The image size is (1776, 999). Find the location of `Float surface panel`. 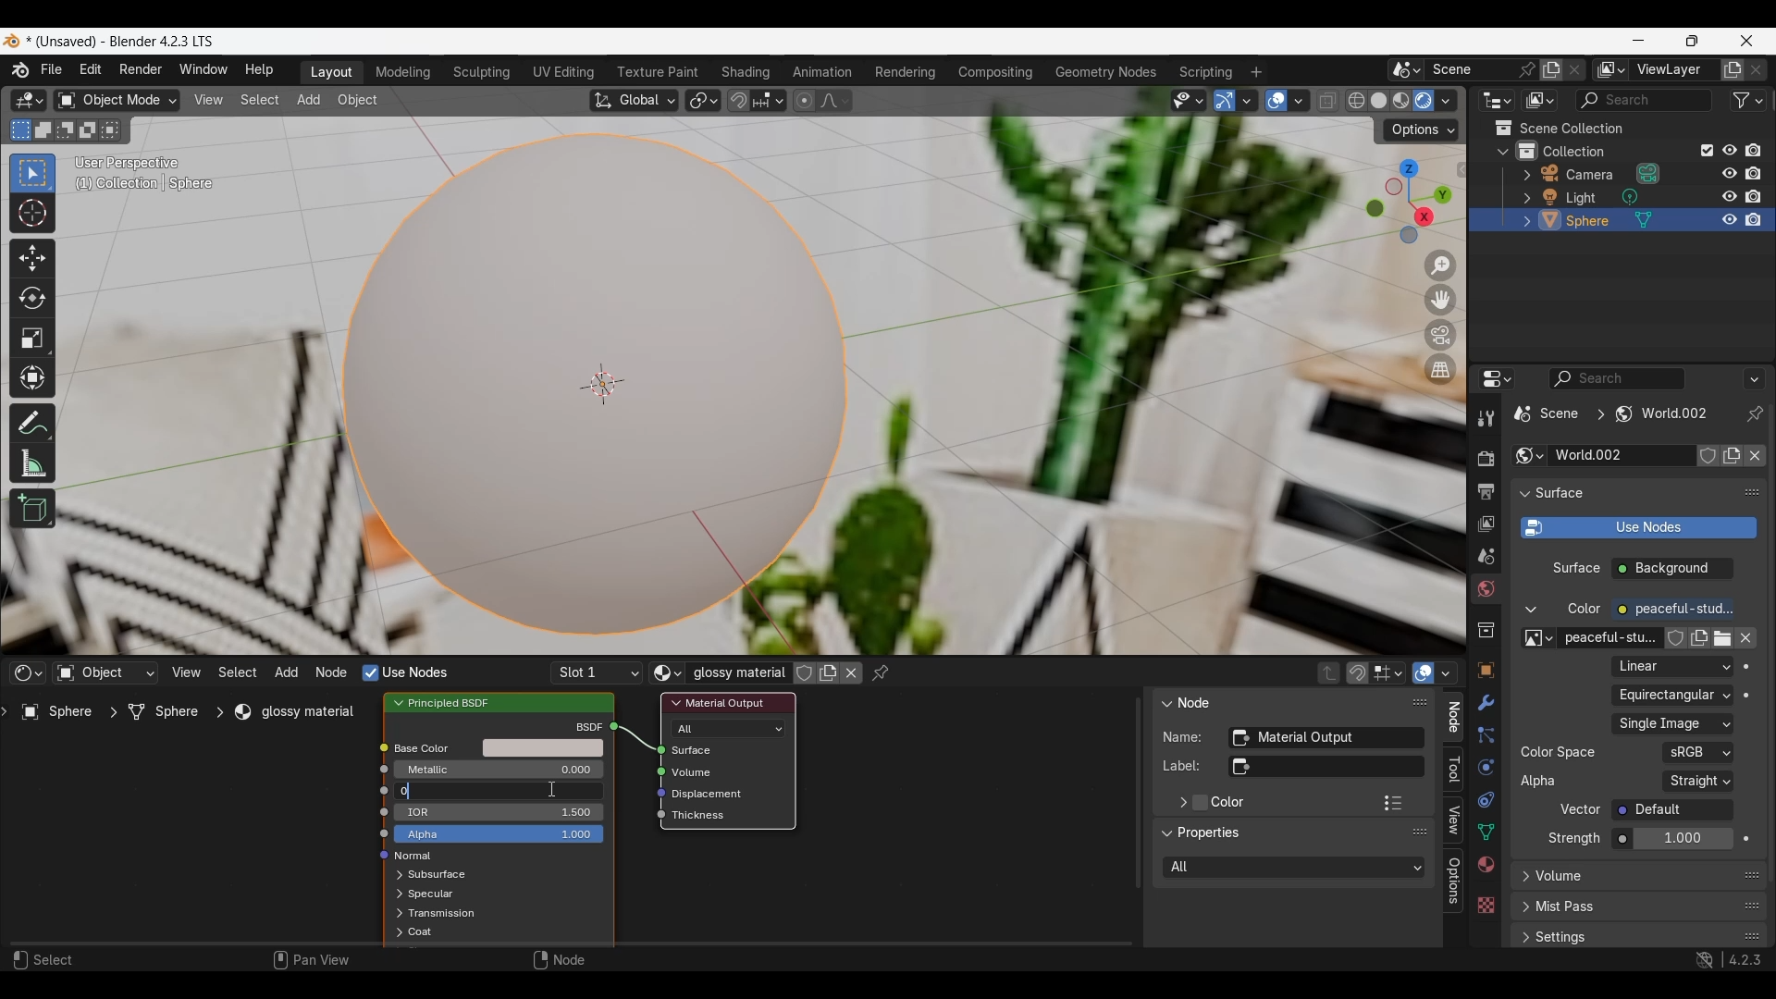

Float surface panel is located at coordinates (1753, 492).